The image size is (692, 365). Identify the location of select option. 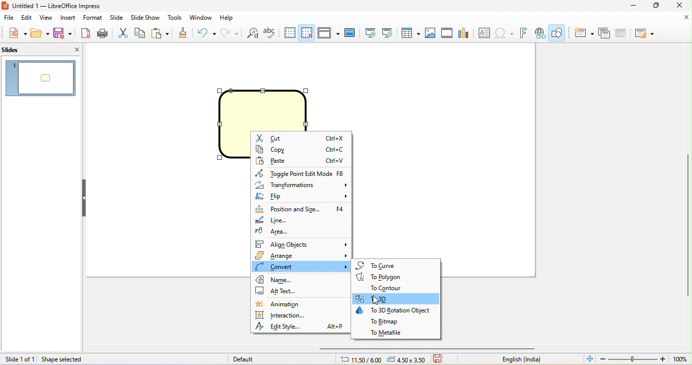
(397, 300).